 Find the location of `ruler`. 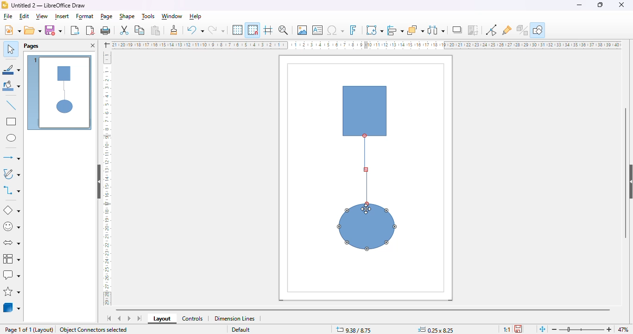

ruler is located at coordinates (367, 45).